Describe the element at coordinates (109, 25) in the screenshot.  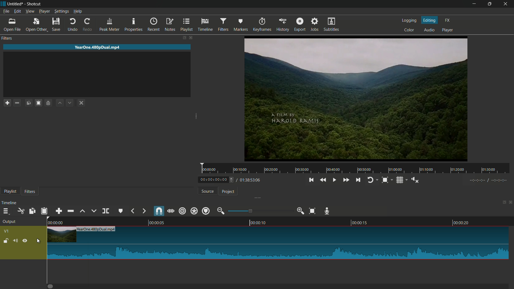
I see `peak meter` at that location.